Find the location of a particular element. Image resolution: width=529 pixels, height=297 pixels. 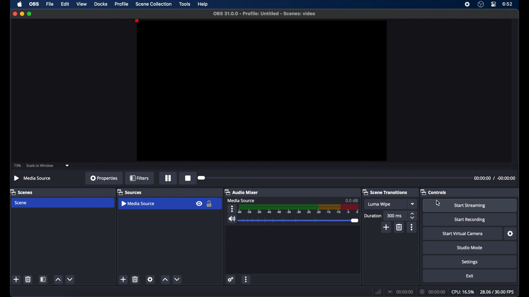

dropdown is located at coordinates (413, 204).